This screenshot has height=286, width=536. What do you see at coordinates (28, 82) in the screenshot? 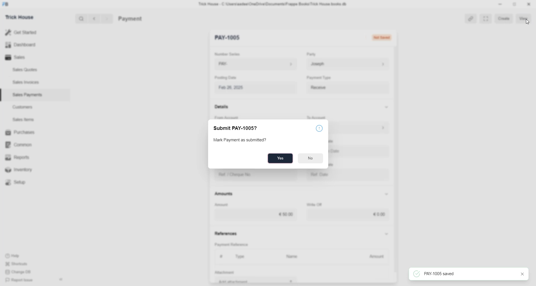
I see `Sales Invoices` at bounding box center [28, 82].